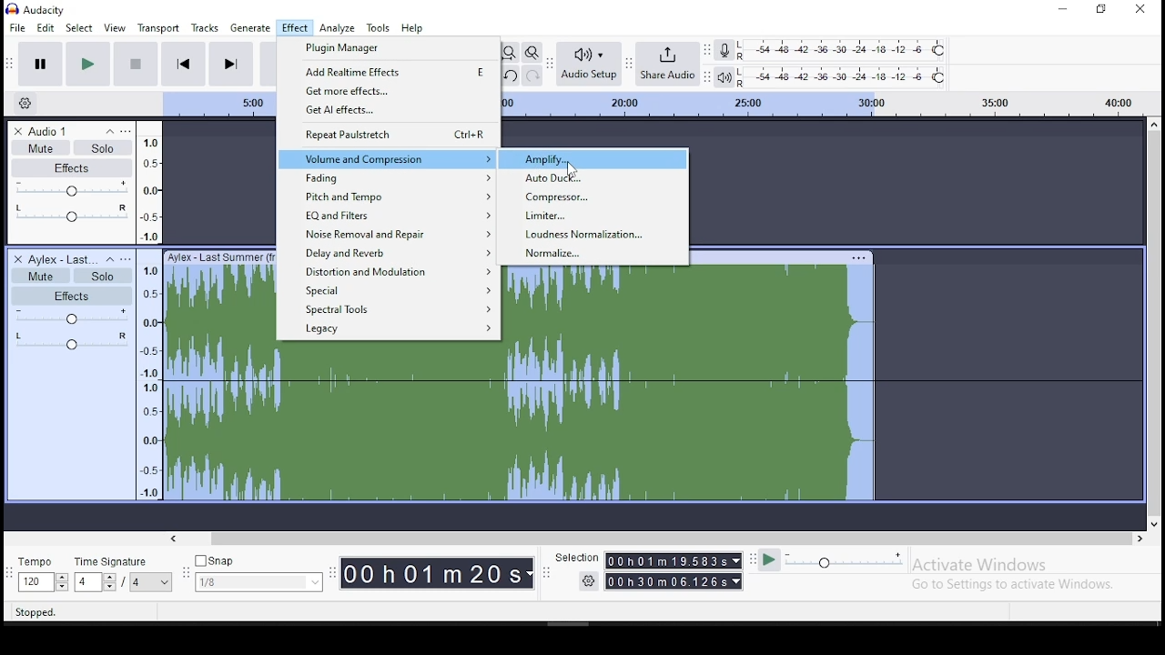  Describe the element at coordinates (390, 179) in the screenshot. I see `fading` at that location.